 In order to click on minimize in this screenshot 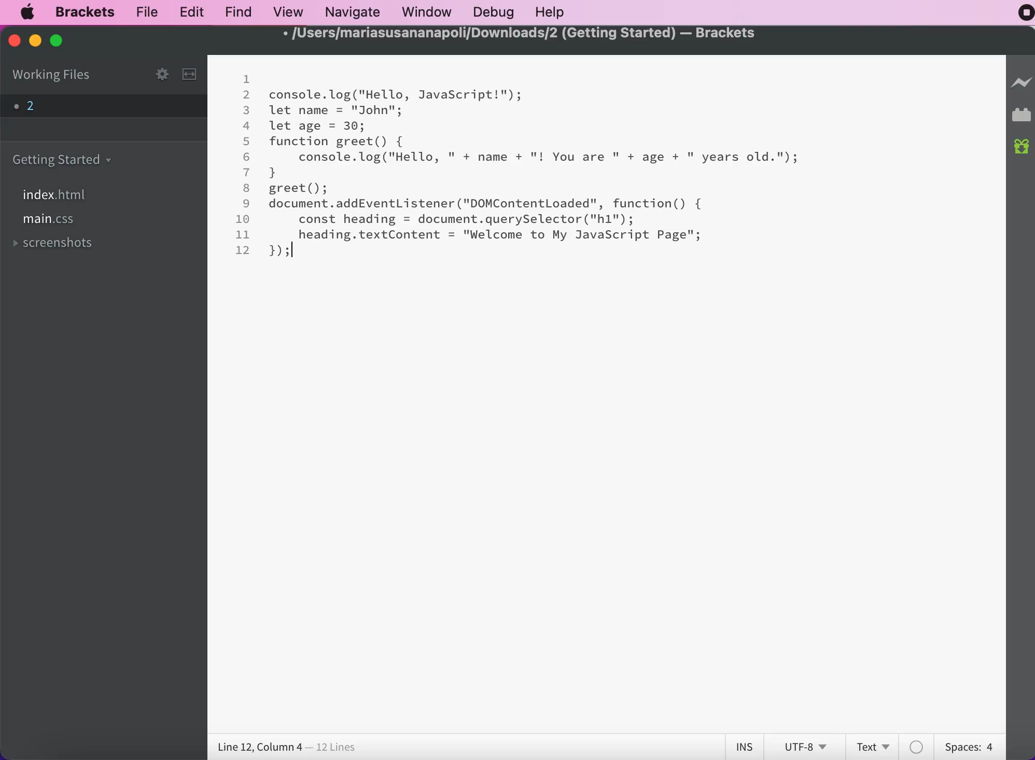, I will do `click(35, 41)`.